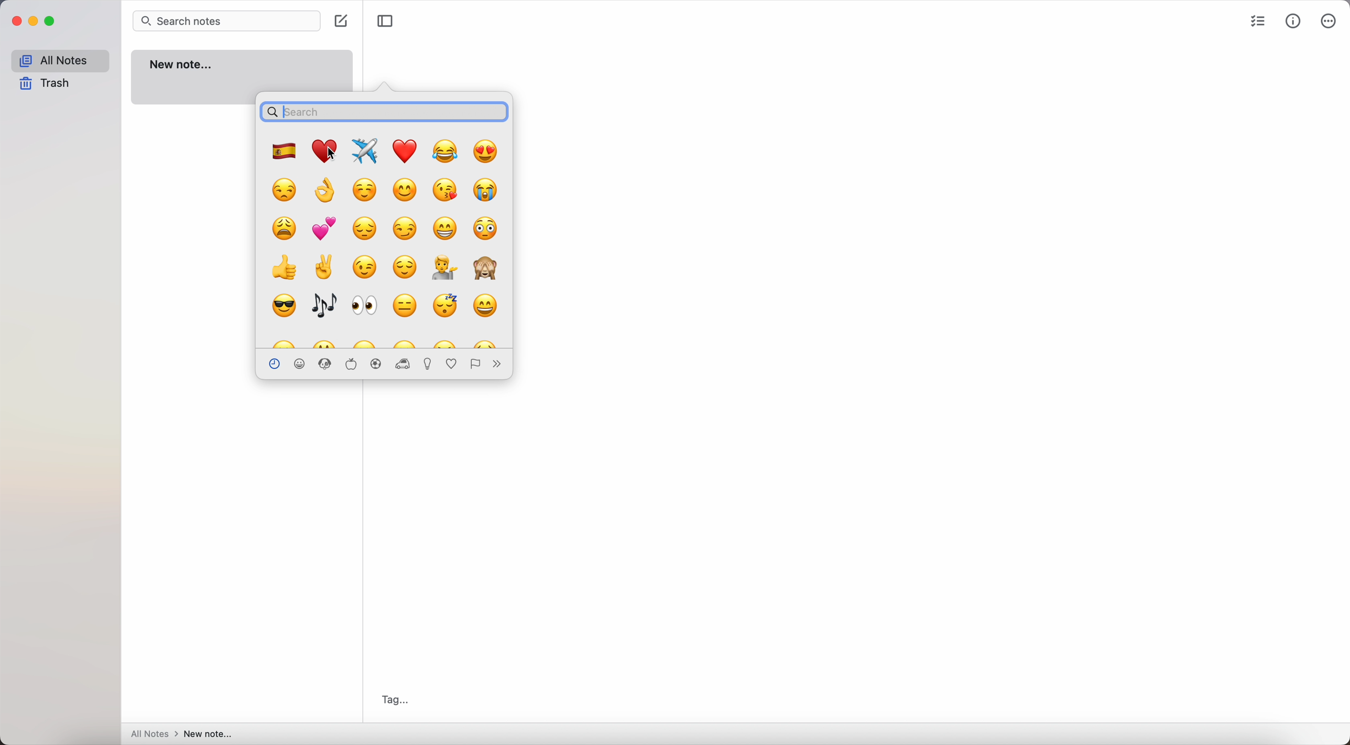  What do you see at coordinates (404, 307) in the screenshot?
I see `emoji` at bounding box center [404, 307].